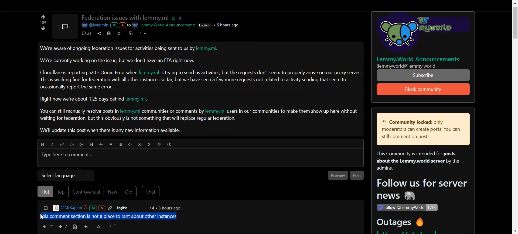 The width and height of the screenshot is (518, 234). Describe the element at coordinates (420, 190) in the screenshot. I see `Follow us for server
news #8` at that location.